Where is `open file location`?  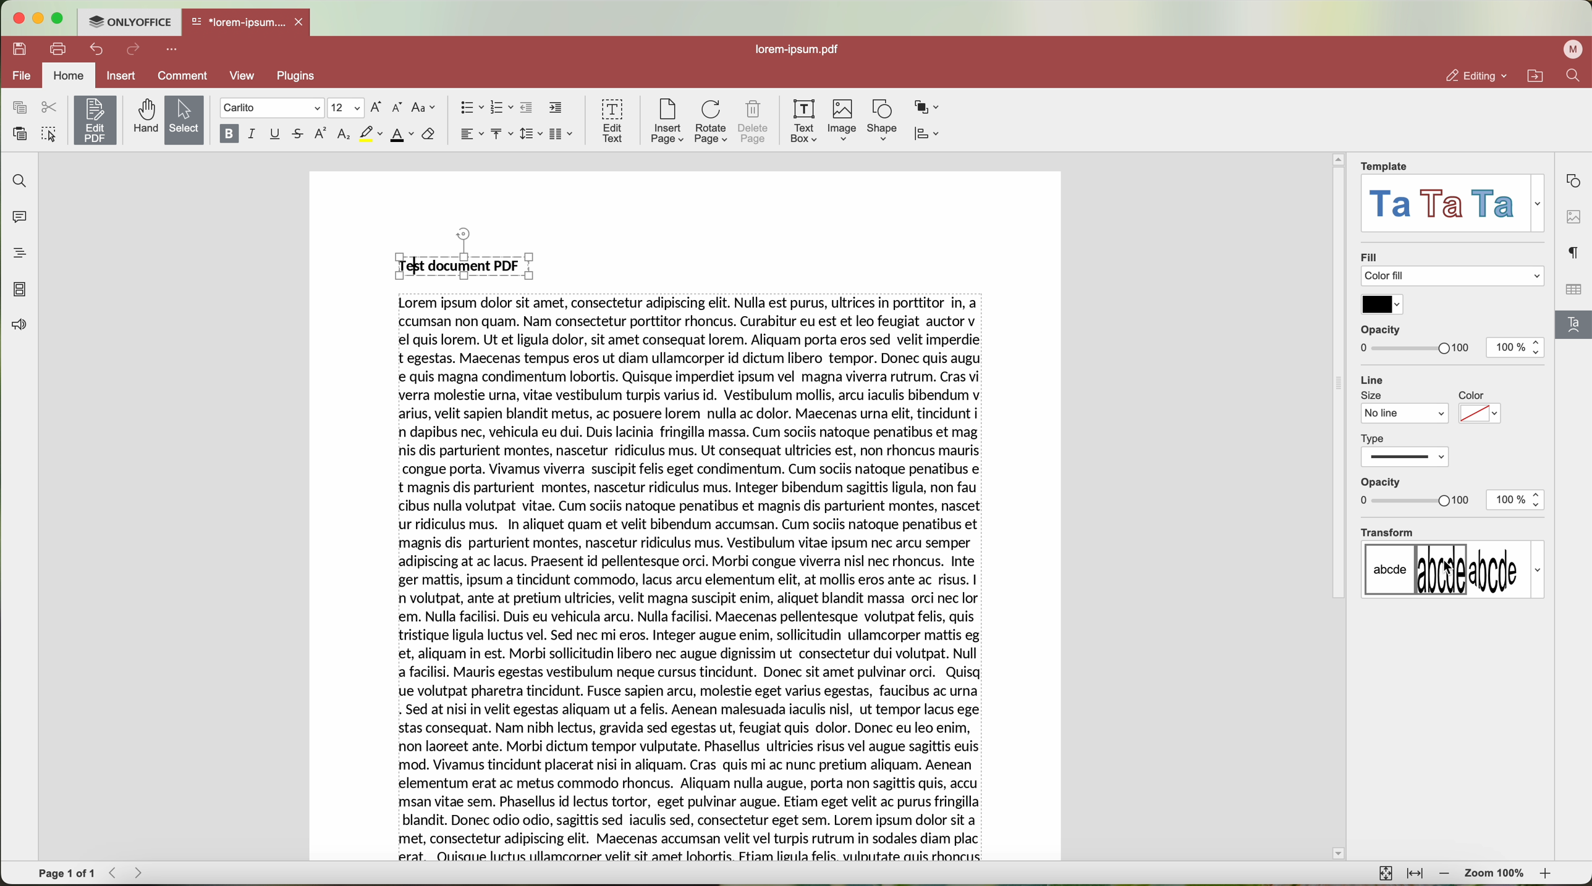 open file location is located at coordinates (1535, 75).